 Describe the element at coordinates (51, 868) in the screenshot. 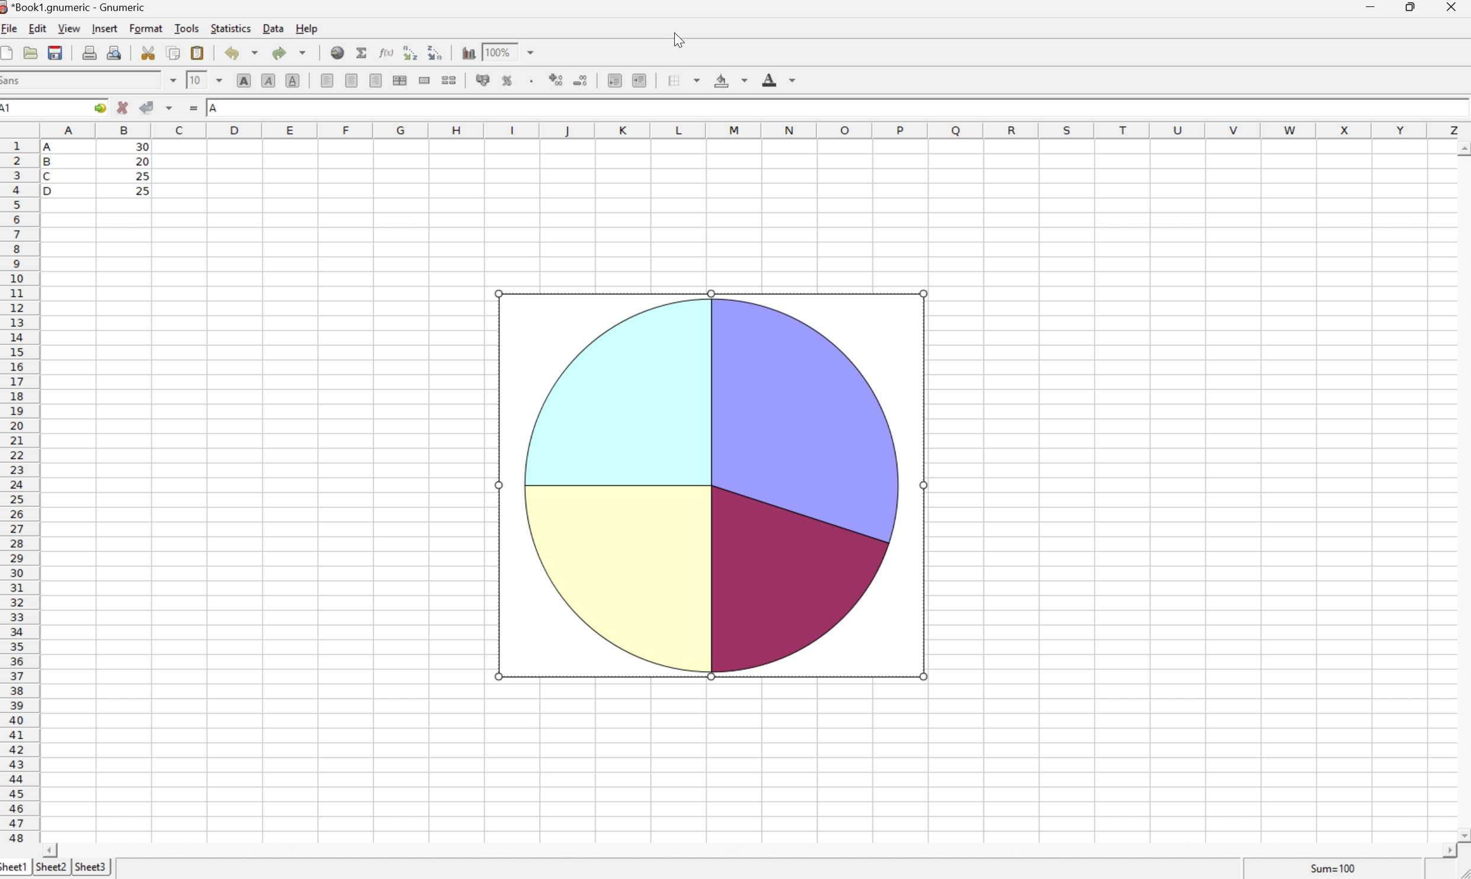

I see `Sheet2` at that location.